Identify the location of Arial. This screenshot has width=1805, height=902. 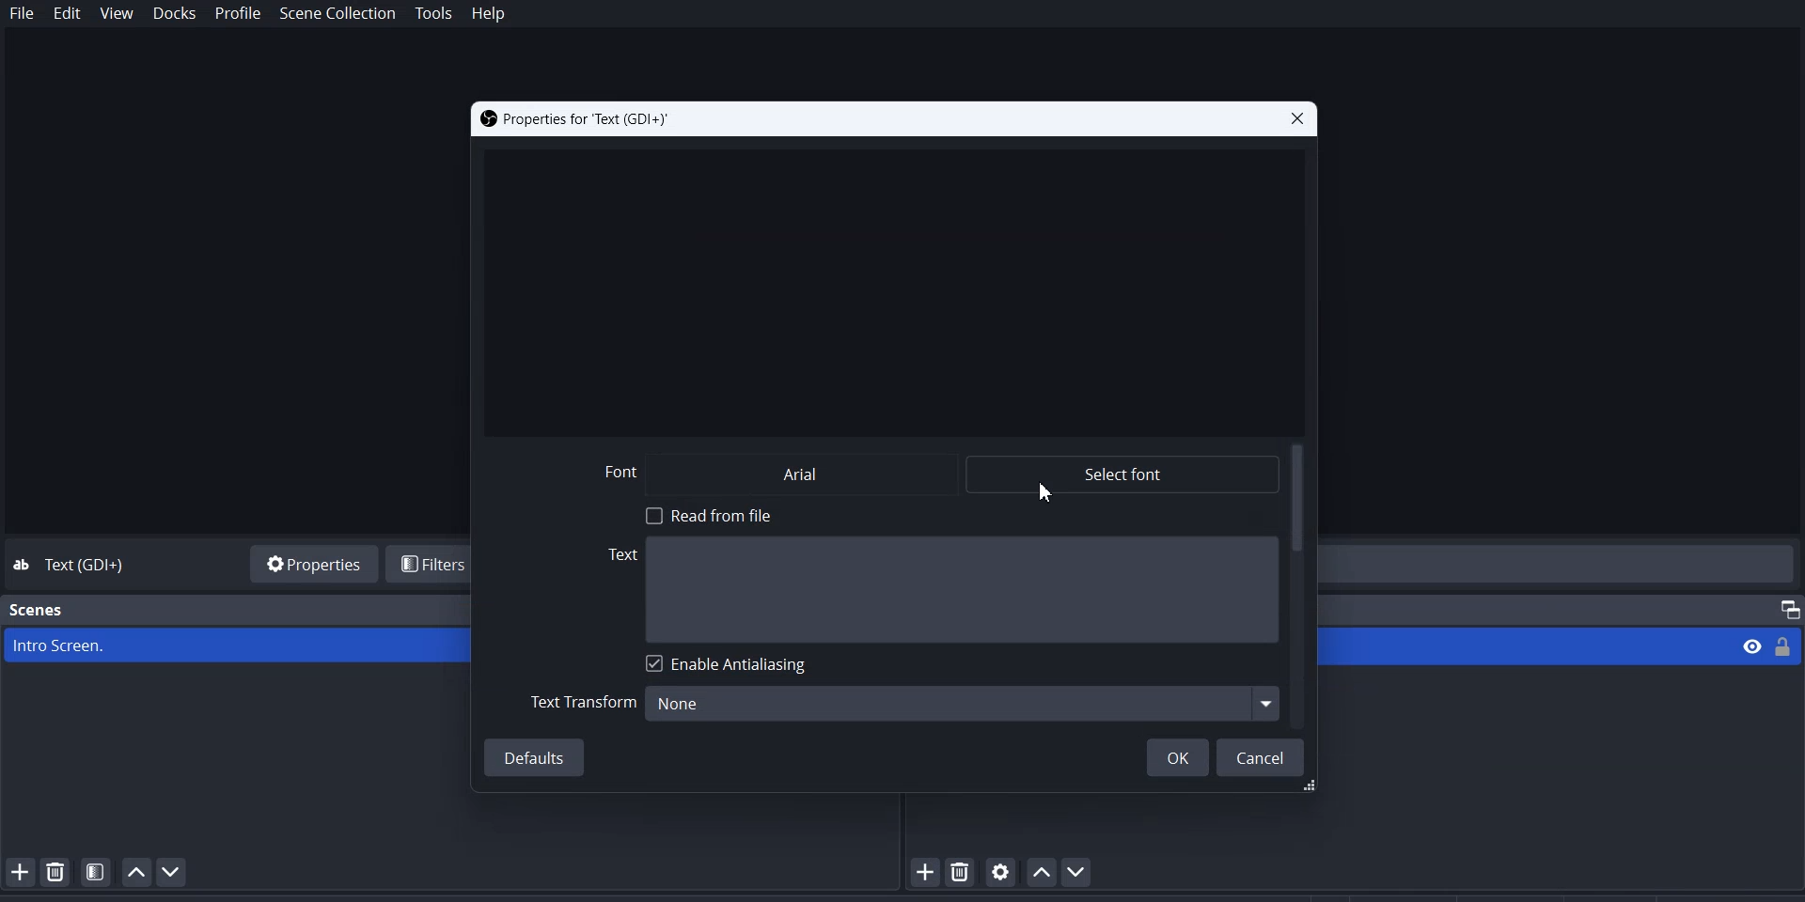
(828, 474).